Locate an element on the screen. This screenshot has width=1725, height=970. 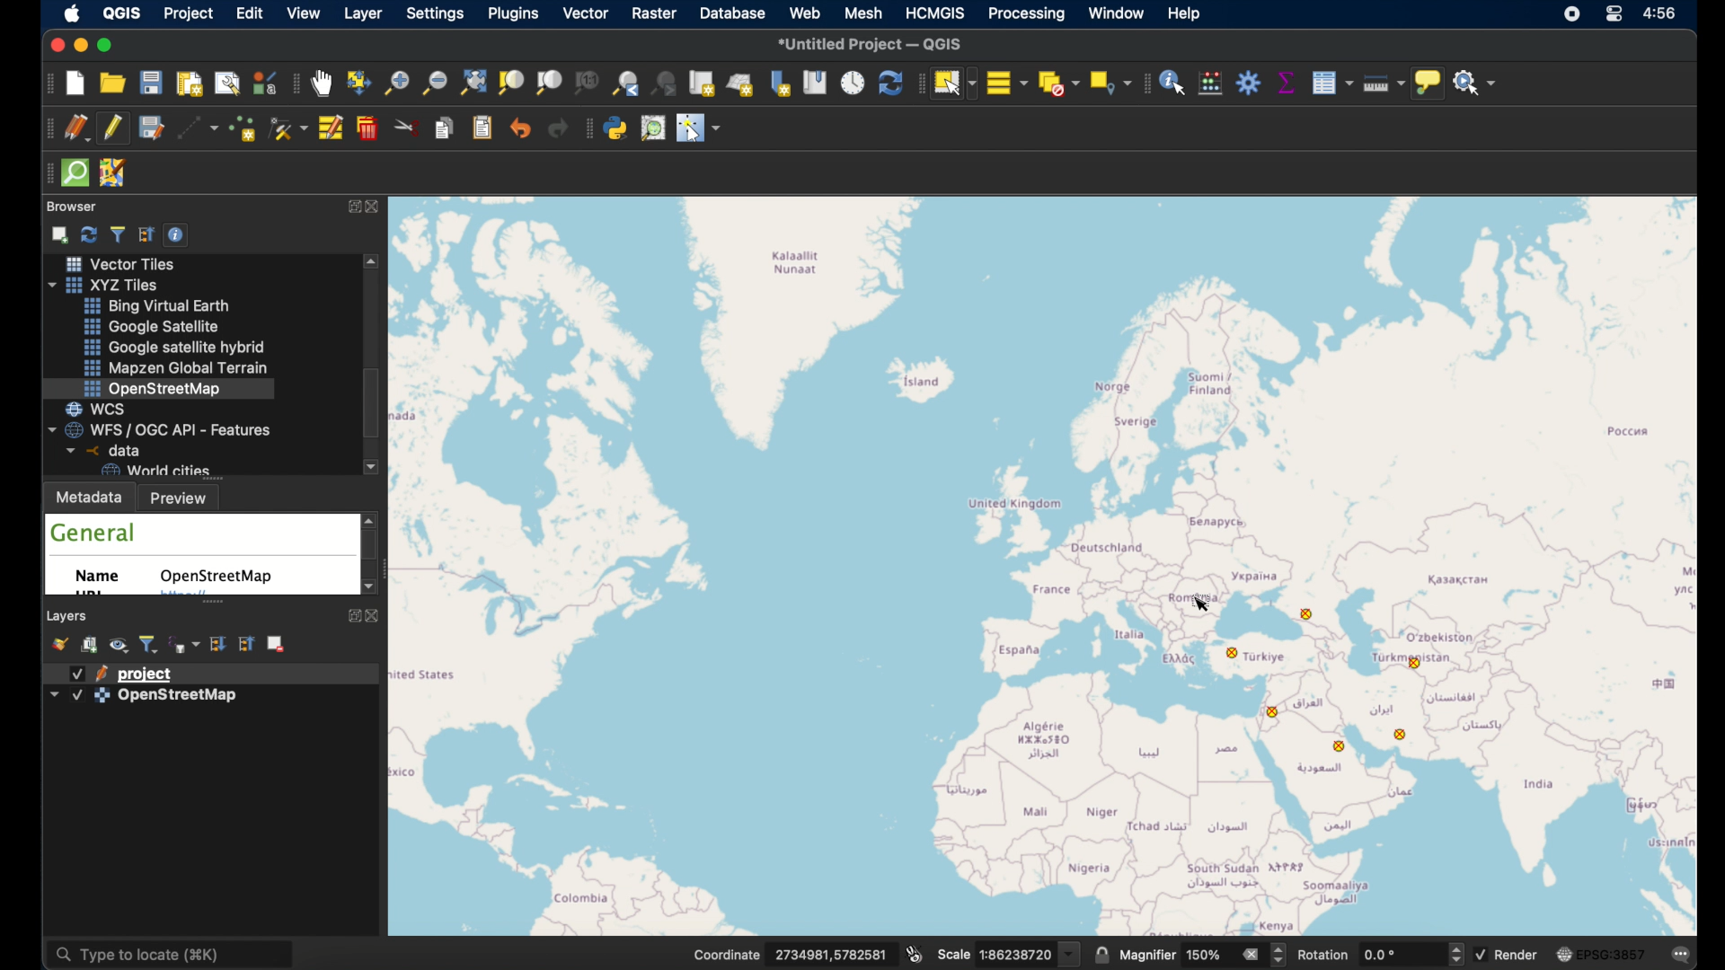
attributes toolbar is located at coordinates (1145, 84).